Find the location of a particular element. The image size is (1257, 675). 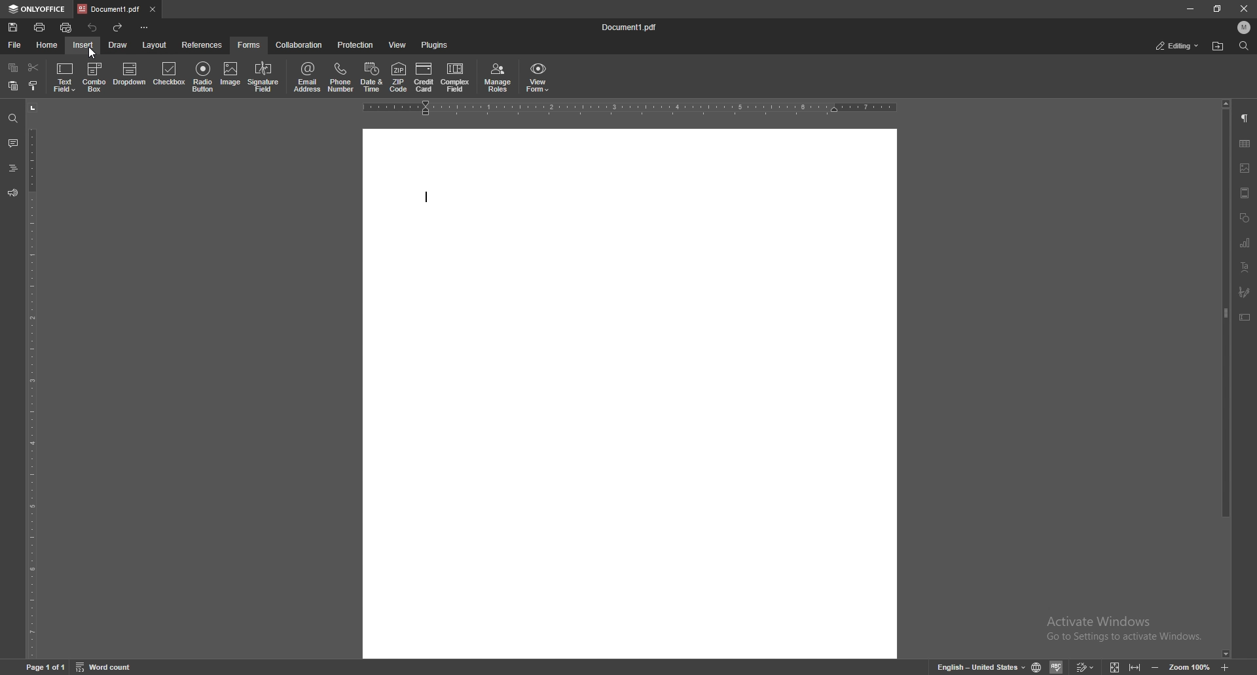

print is located at coordinates (41, 27).